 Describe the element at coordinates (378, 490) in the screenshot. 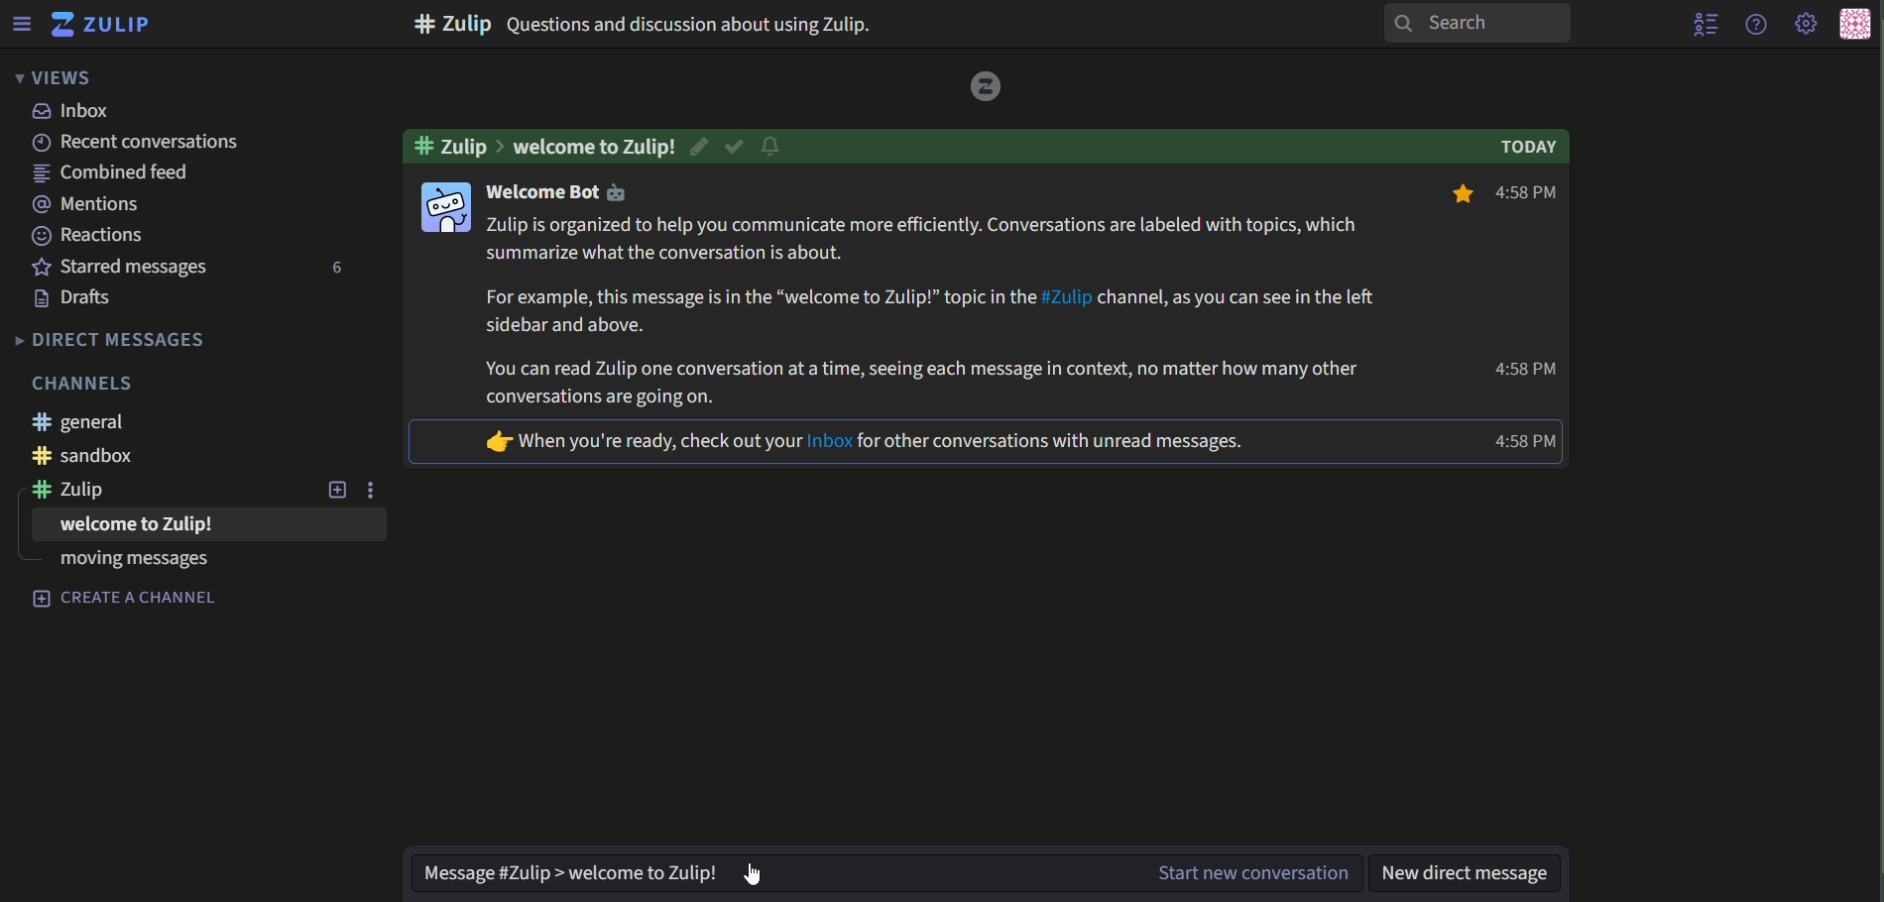

I see `options` at that location.